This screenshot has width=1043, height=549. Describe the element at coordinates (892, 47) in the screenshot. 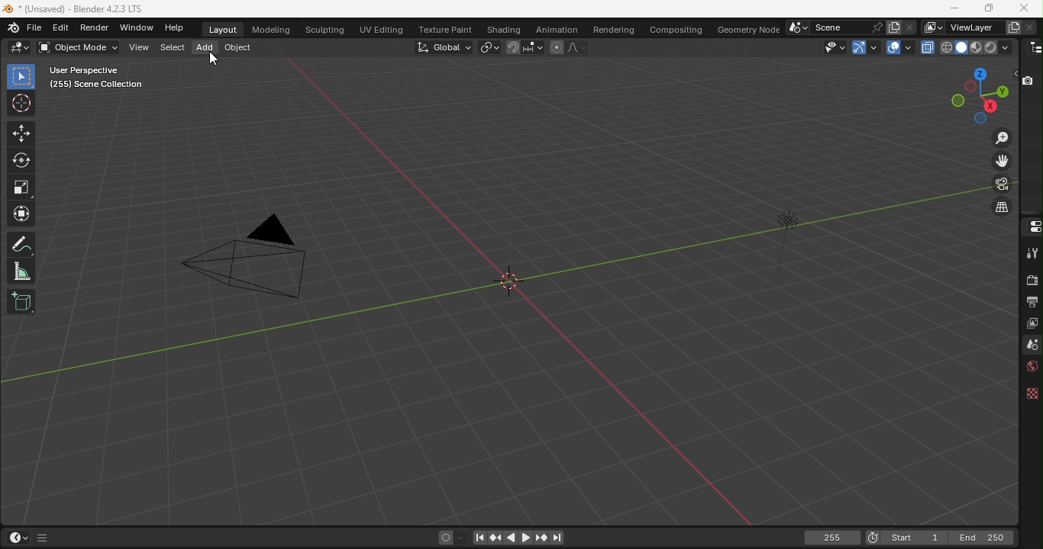

I see `Show overlays` at that location.